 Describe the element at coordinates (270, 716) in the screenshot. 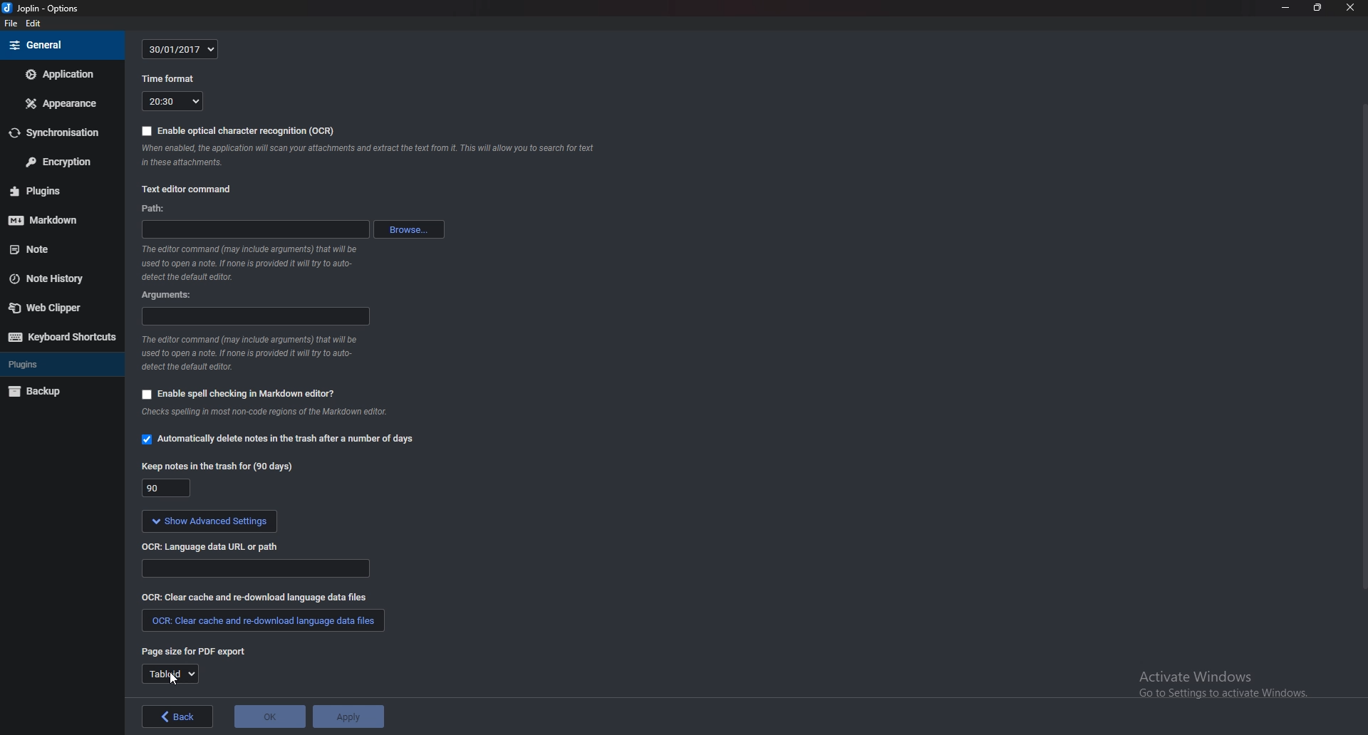

I see `OK` at that location.